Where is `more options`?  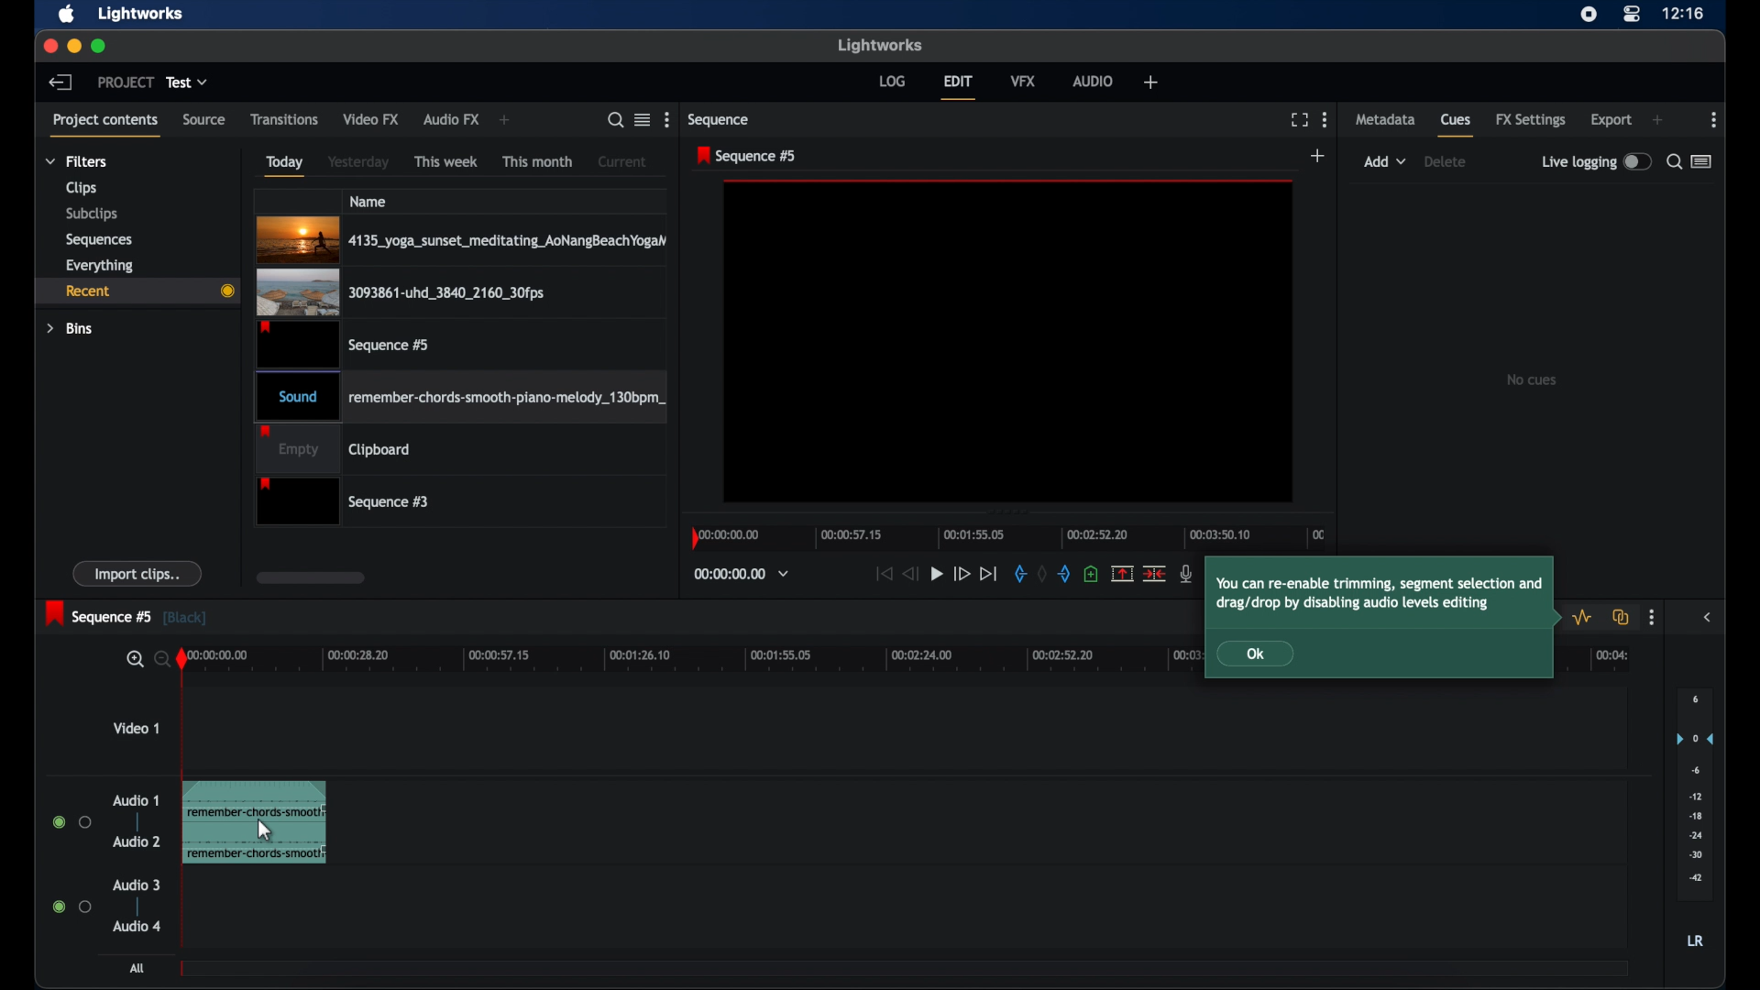 more options is located at coordinates (1651, 618).